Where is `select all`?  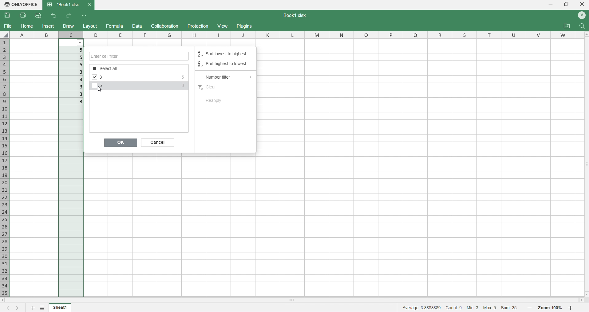
select all is located at coordinates (6, 35).